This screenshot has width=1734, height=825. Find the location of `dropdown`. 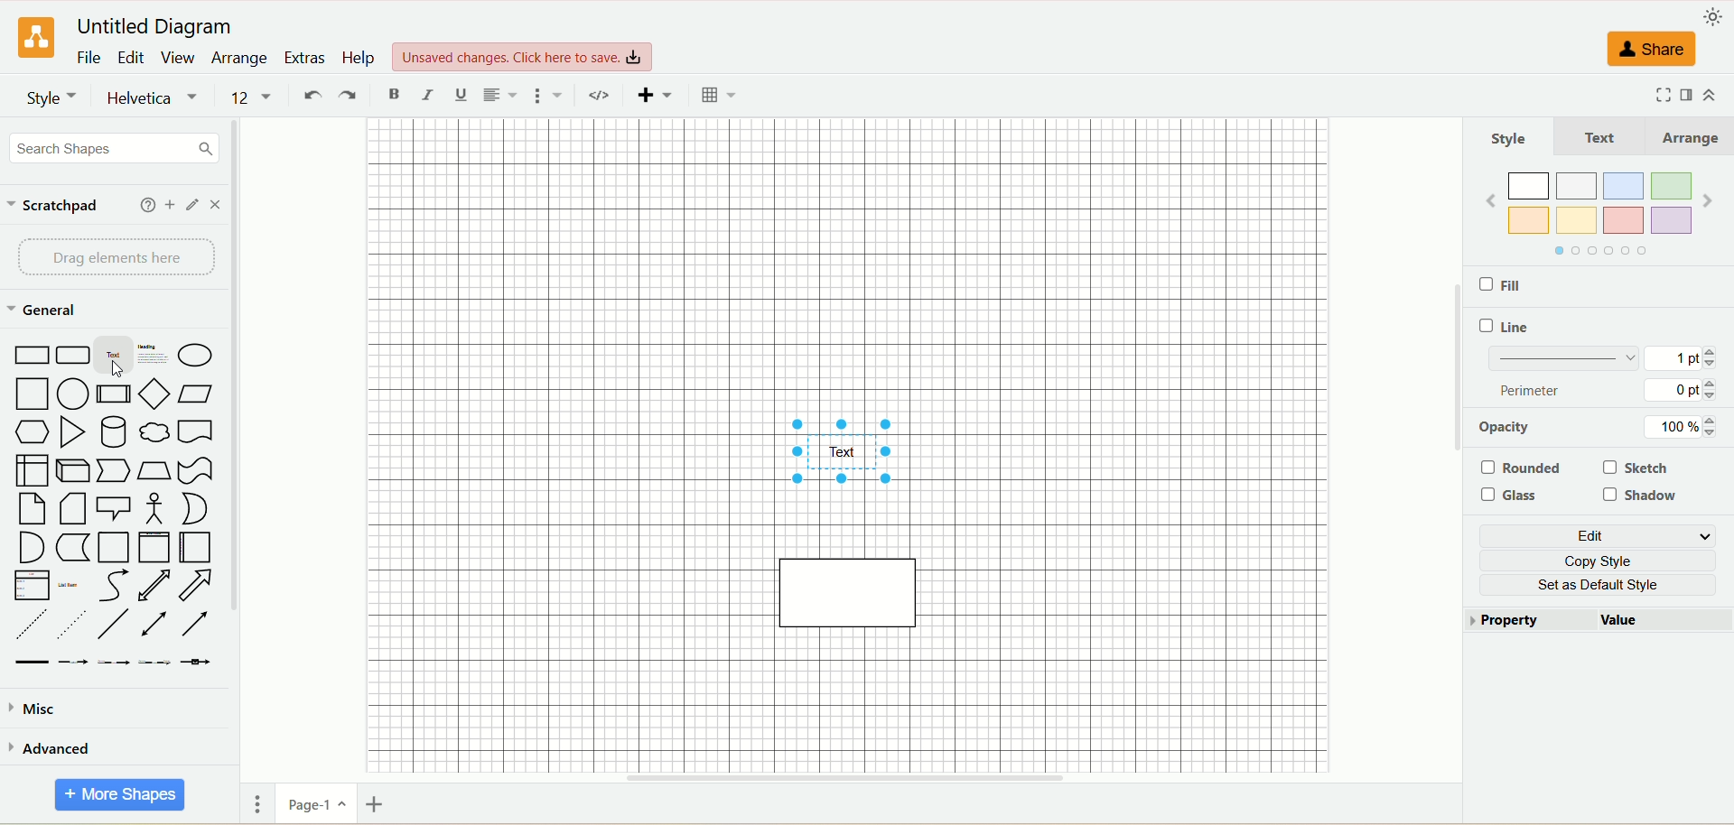

dropdown is located at coordinates (554, 96).